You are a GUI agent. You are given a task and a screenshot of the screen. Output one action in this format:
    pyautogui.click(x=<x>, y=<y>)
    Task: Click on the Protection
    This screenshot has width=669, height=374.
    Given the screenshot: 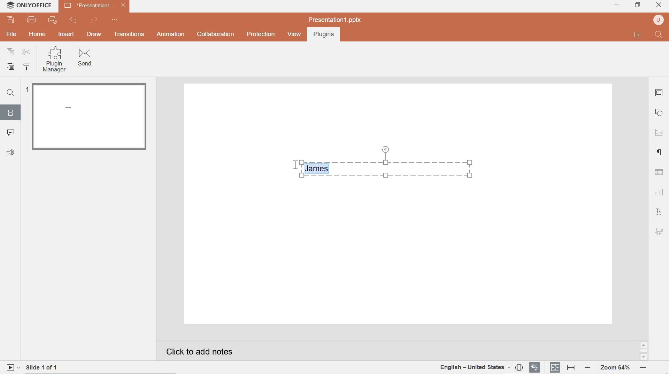 What is the action you would take?
    pyautogui.click(x=260, y=34)
    